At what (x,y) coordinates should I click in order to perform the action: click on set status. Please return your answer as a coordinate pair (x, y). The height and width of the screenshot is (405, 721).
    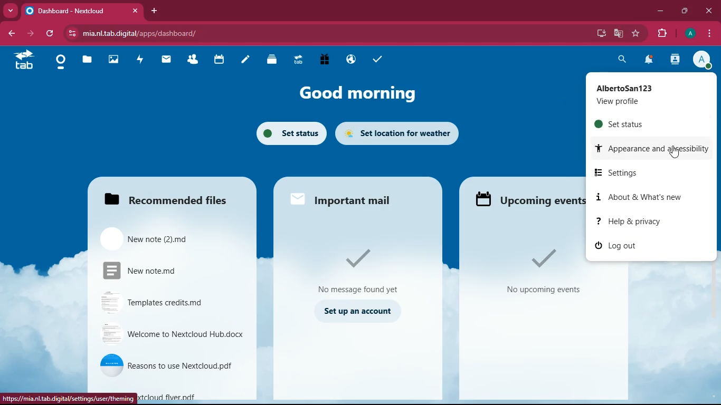
    Looking at the image, I should click on (641, 123).